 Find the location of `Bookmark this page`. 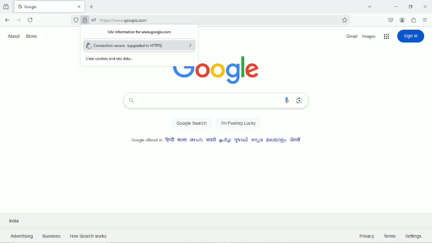

Bookmark this page is located at coordinates (345, 20).